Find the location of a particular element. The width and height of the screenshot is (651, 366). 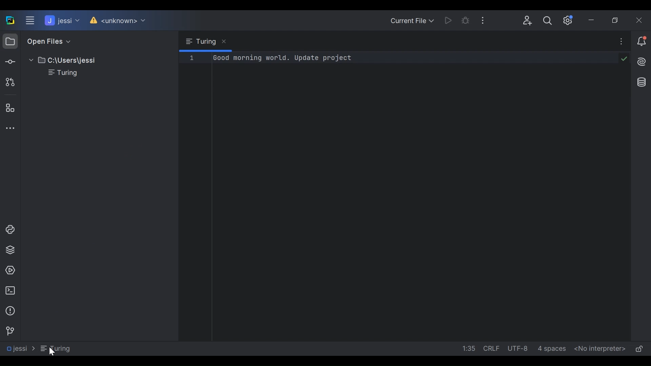

PyCharm Desktop Icon is located at coordinates (10, 21).